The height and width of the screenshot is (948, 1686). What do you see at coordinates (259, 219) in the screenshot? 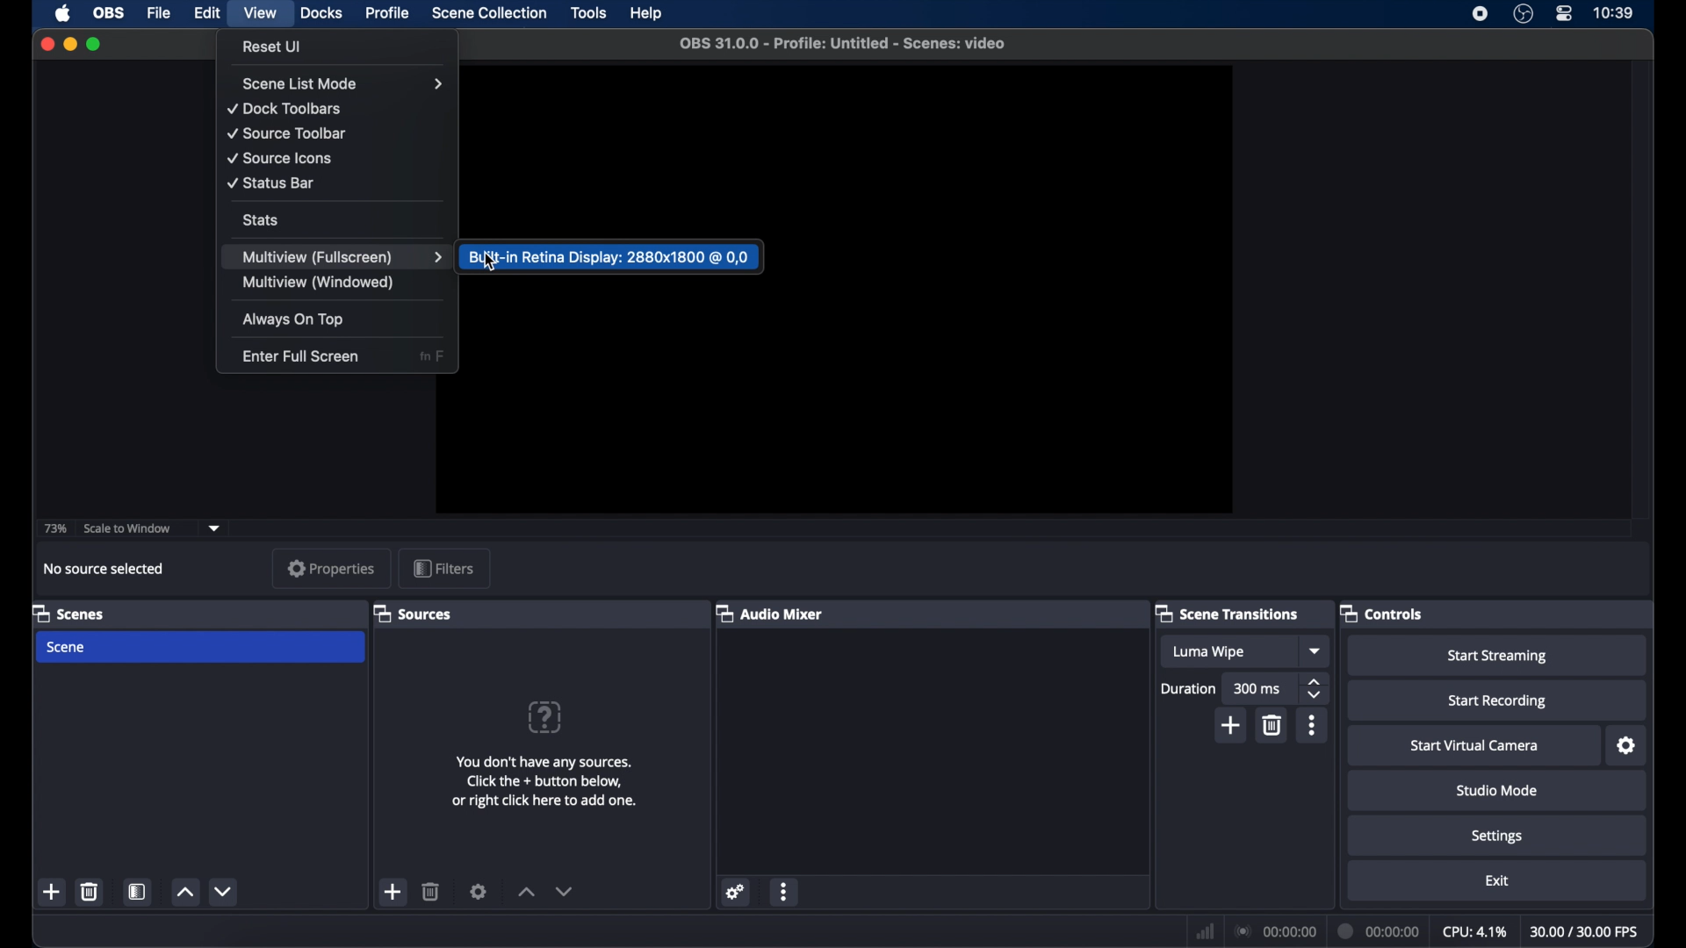
I see `stats` at bounding box center [259, 219].